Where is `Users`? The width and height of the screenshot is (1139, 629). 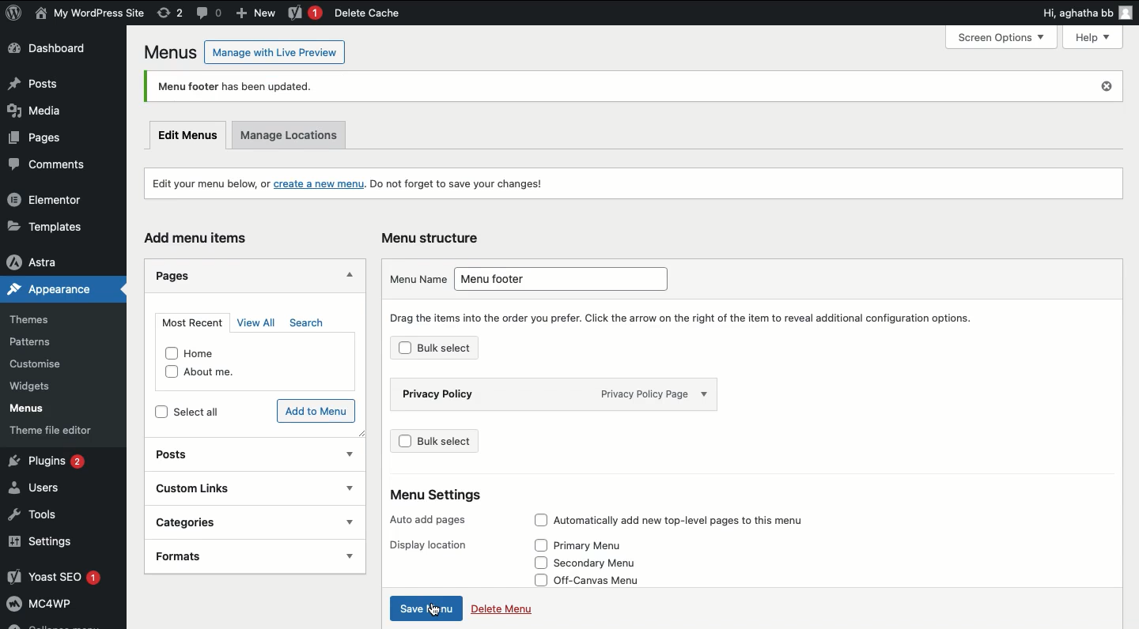 Users is located at coordinates (45, 489).